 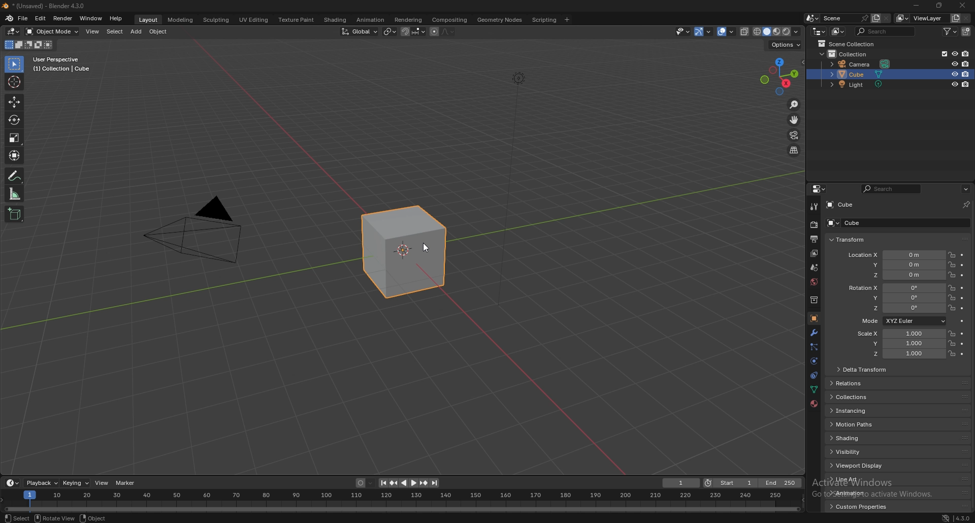 I want to click on world, so click(x=812, y=282).